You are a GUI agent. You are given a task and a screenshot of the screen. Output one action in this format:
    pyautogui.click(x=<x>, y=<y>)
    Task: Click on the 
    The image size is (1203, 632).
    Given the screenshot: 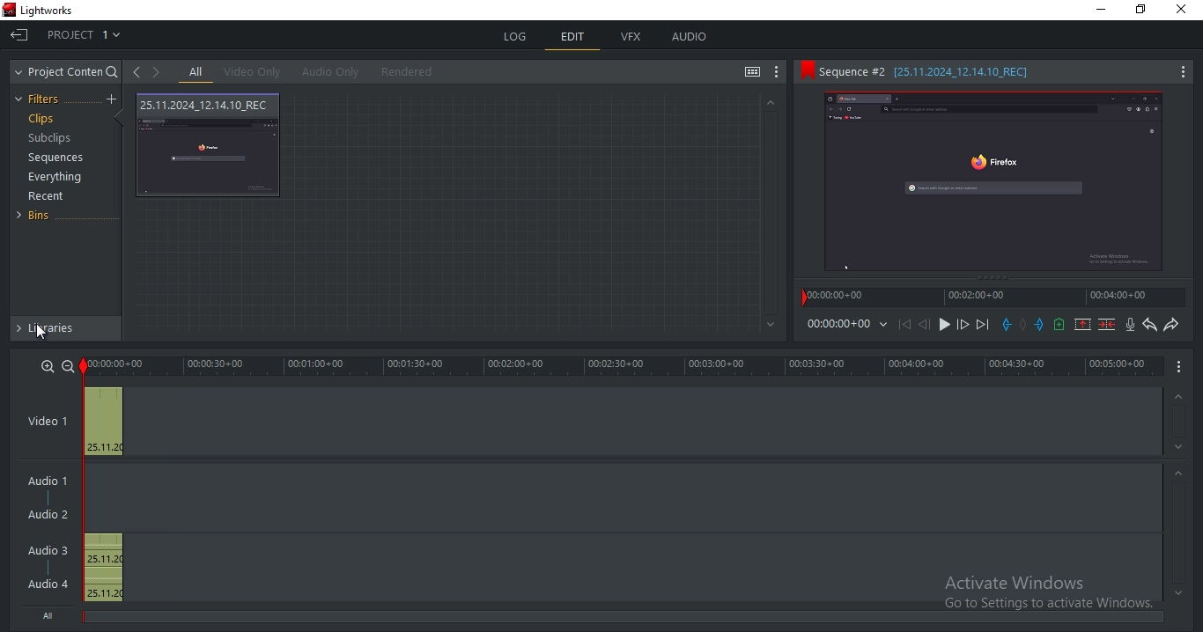 What is the action you would take?
    pyautogui.click(x=917, y=326)
    